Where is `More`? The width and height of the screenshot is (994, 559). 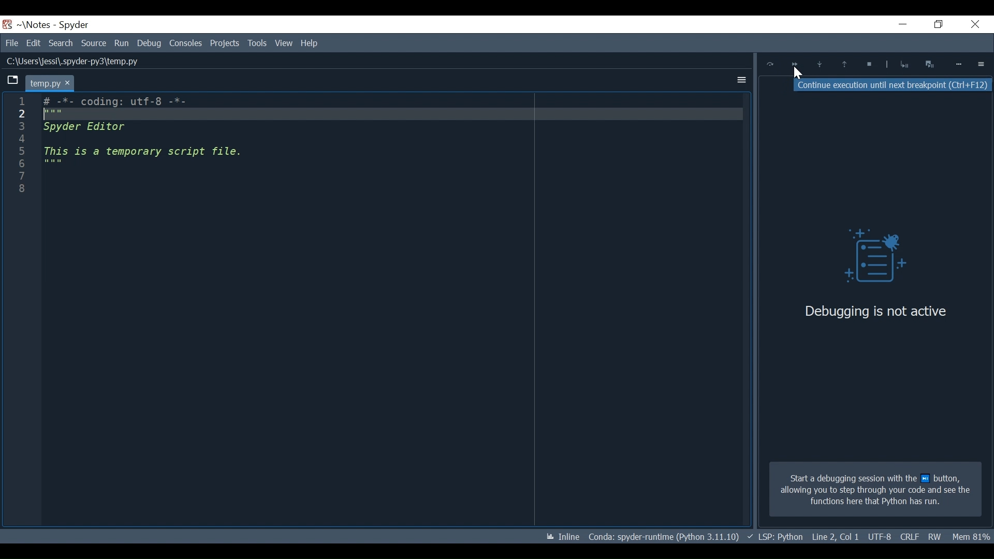 More is located at coordinates (959, 64).